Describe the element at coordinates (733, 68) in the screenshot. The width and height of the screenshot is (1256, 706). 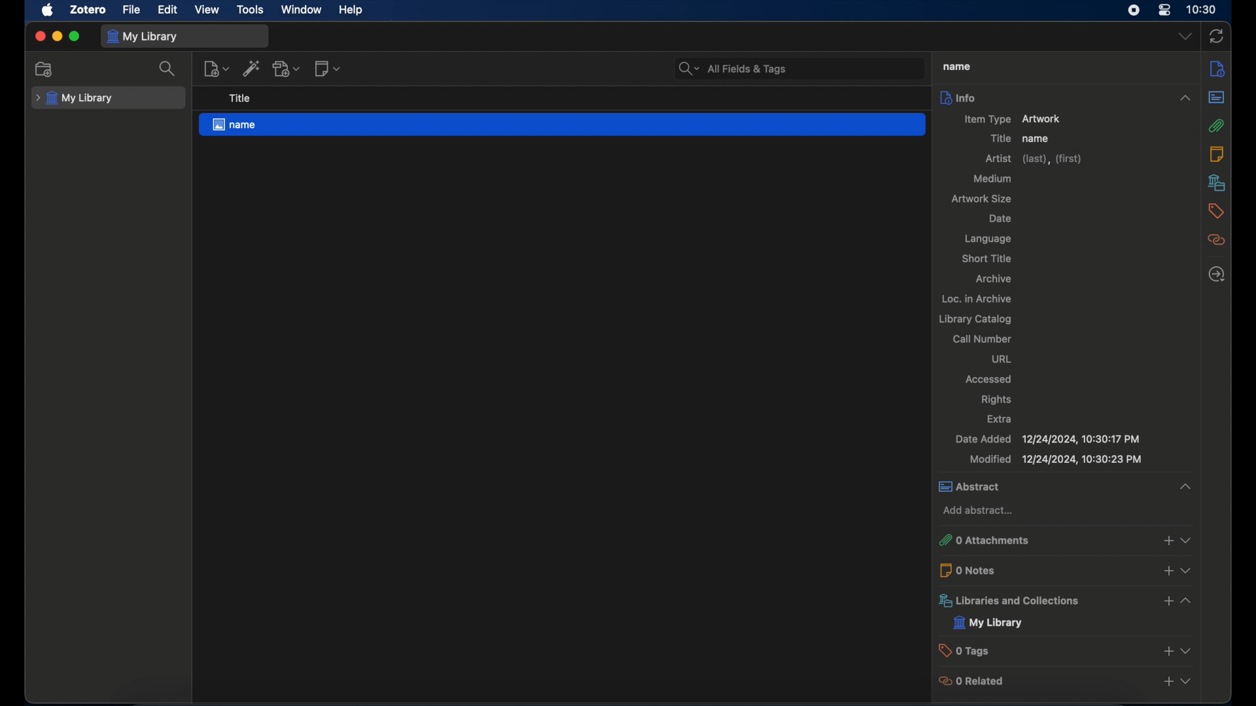
I see `all fields & tags` at that location.